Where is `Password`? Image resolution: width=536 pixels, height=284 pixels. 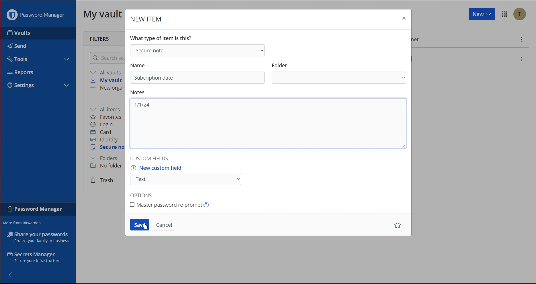 Password is located at coordinates (35, 210).